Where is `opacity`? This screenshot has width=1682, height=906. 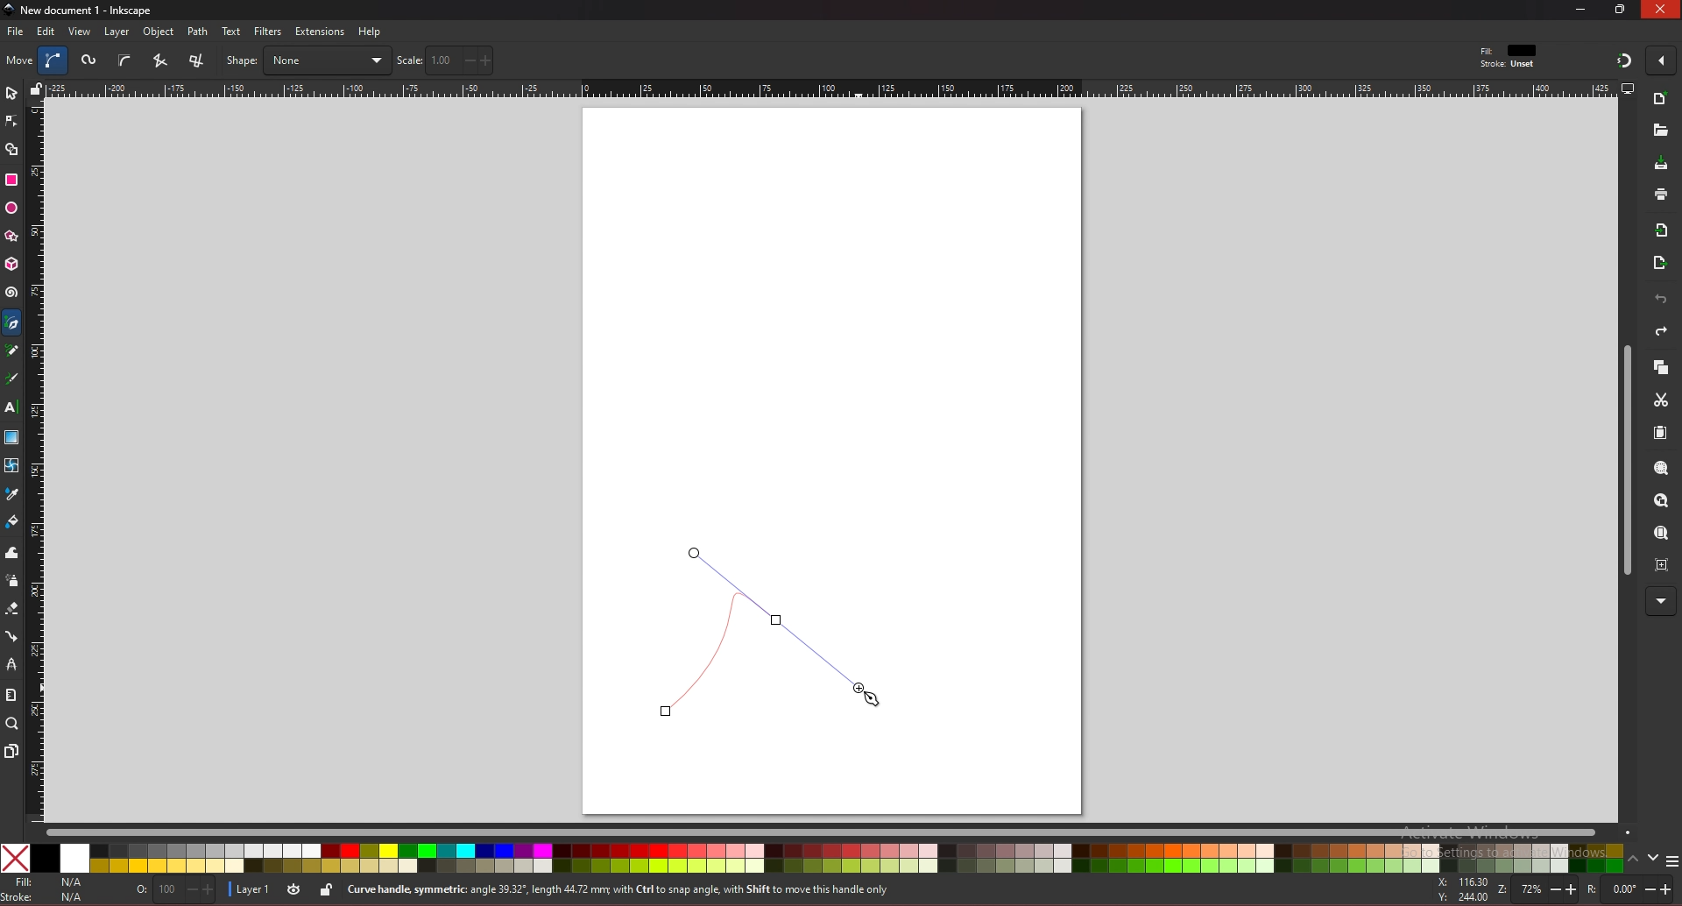
opacity is located at coordinates (178, 891).